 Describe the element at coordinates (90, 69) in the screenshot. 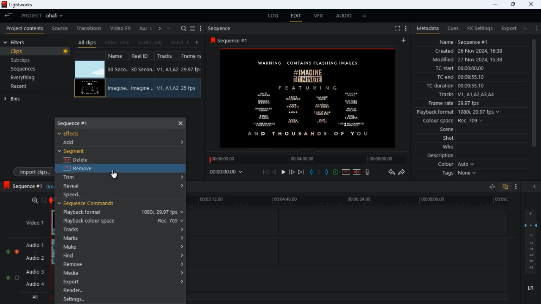

I see `videos` at that location.